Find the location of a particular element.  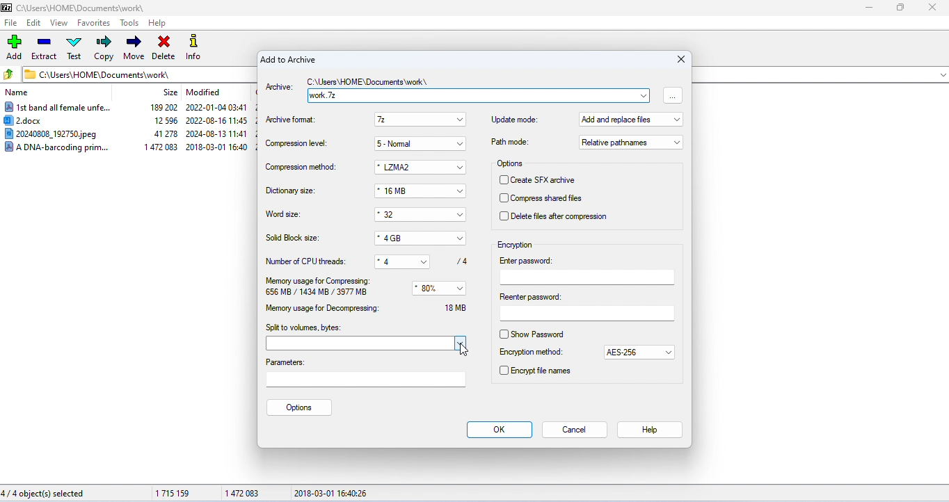

* 4GB is located at coordinates (412, 238).